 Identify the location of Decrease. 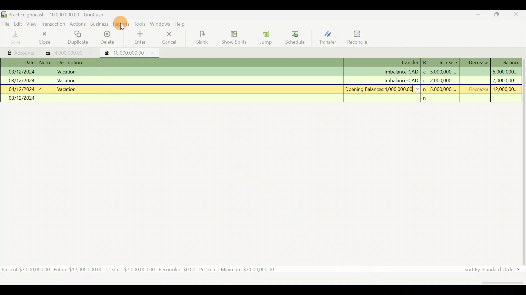
(478, 62).